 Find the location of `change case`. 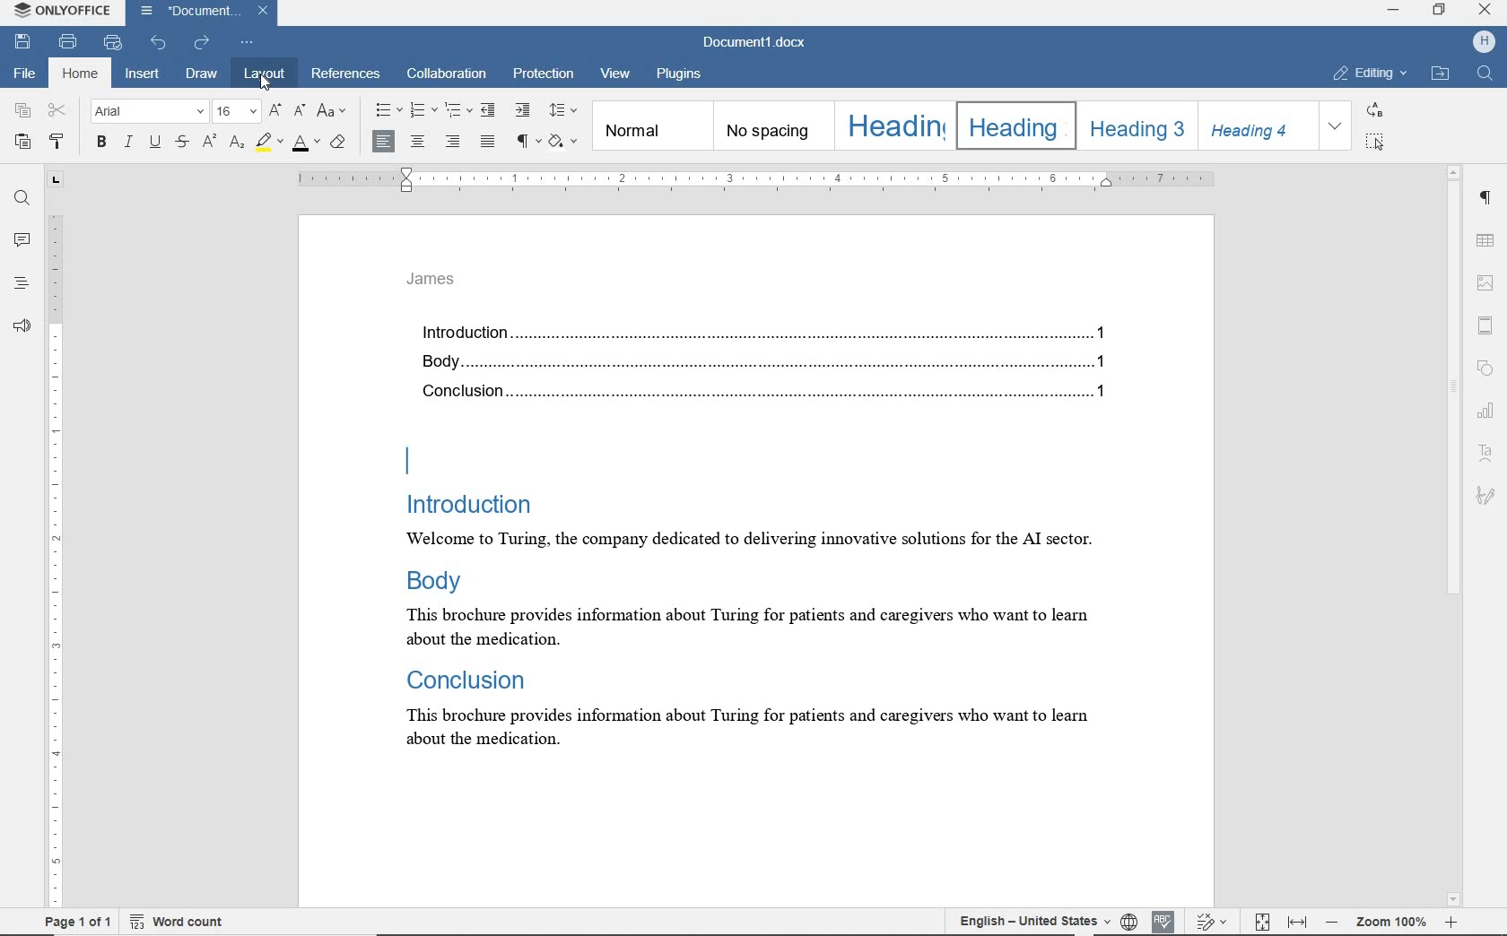

change case is located at coordinates (332, 111).